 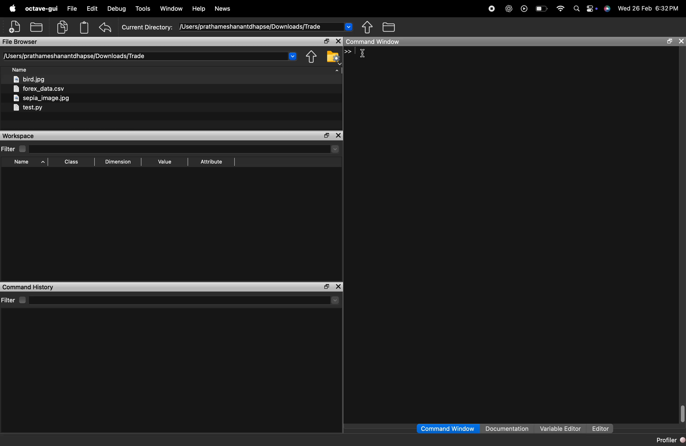 What do you see at coordinates (524, 8) in the screenshot?
I see `play` at bounding box center [524, 8].